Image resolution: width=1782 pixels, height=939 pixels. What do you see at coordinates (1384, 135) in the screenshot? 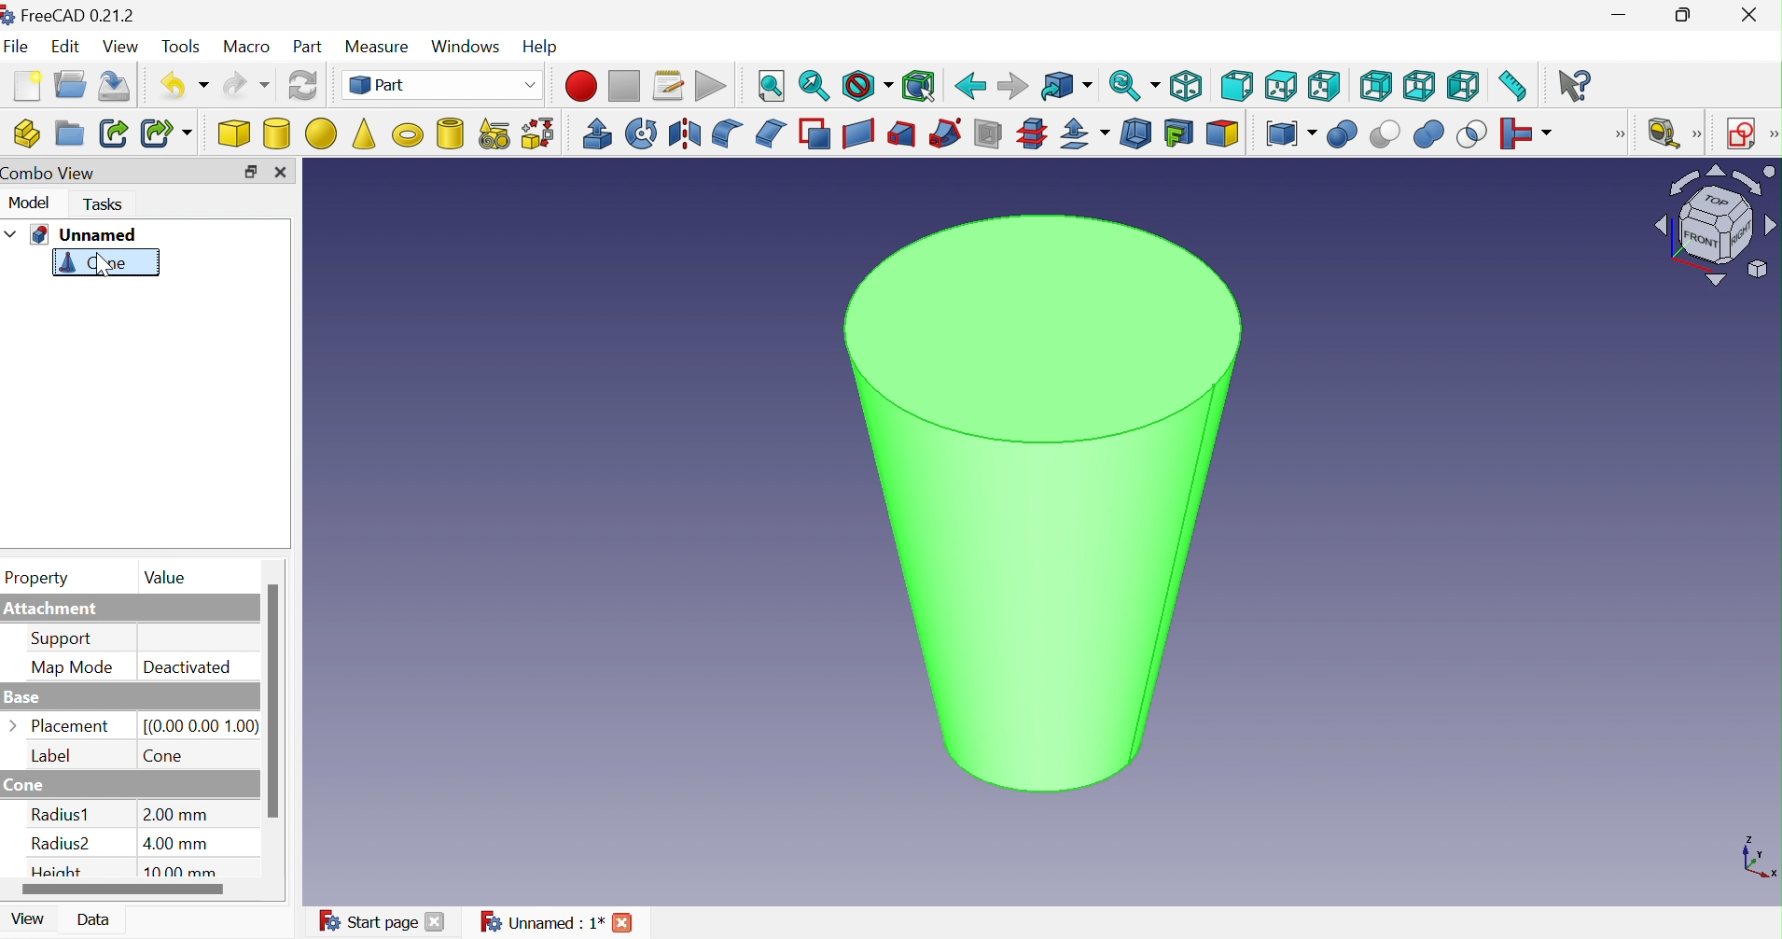
I see `Cut` at bounding box center [1384, 135].